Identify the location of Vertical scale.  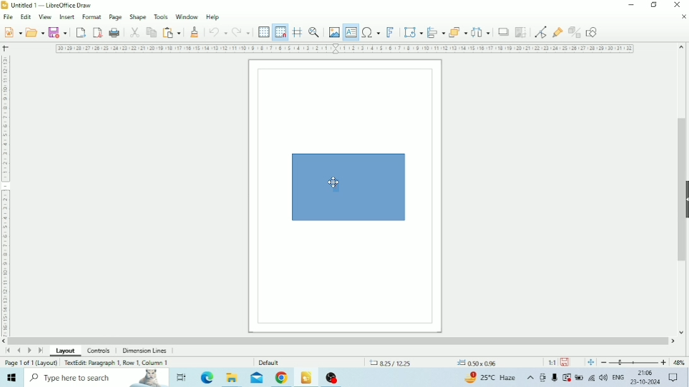
(5, 193).